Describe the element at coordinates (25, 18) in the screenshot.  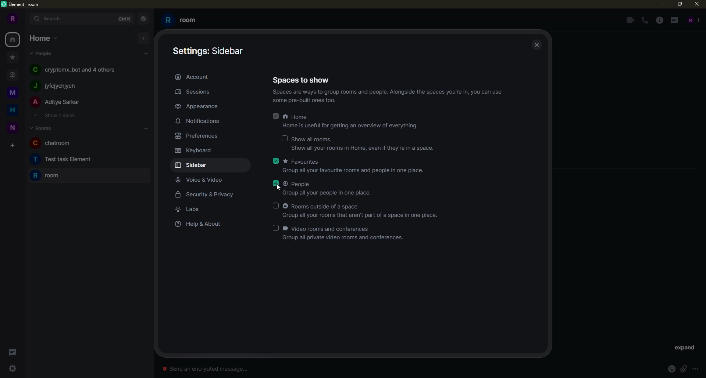
I see `expand` at that location.